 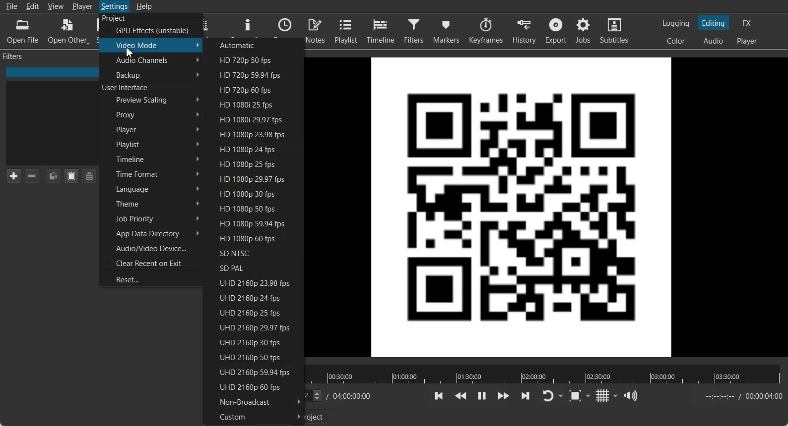 I want to click on Notes, so click(x=316, y=30).